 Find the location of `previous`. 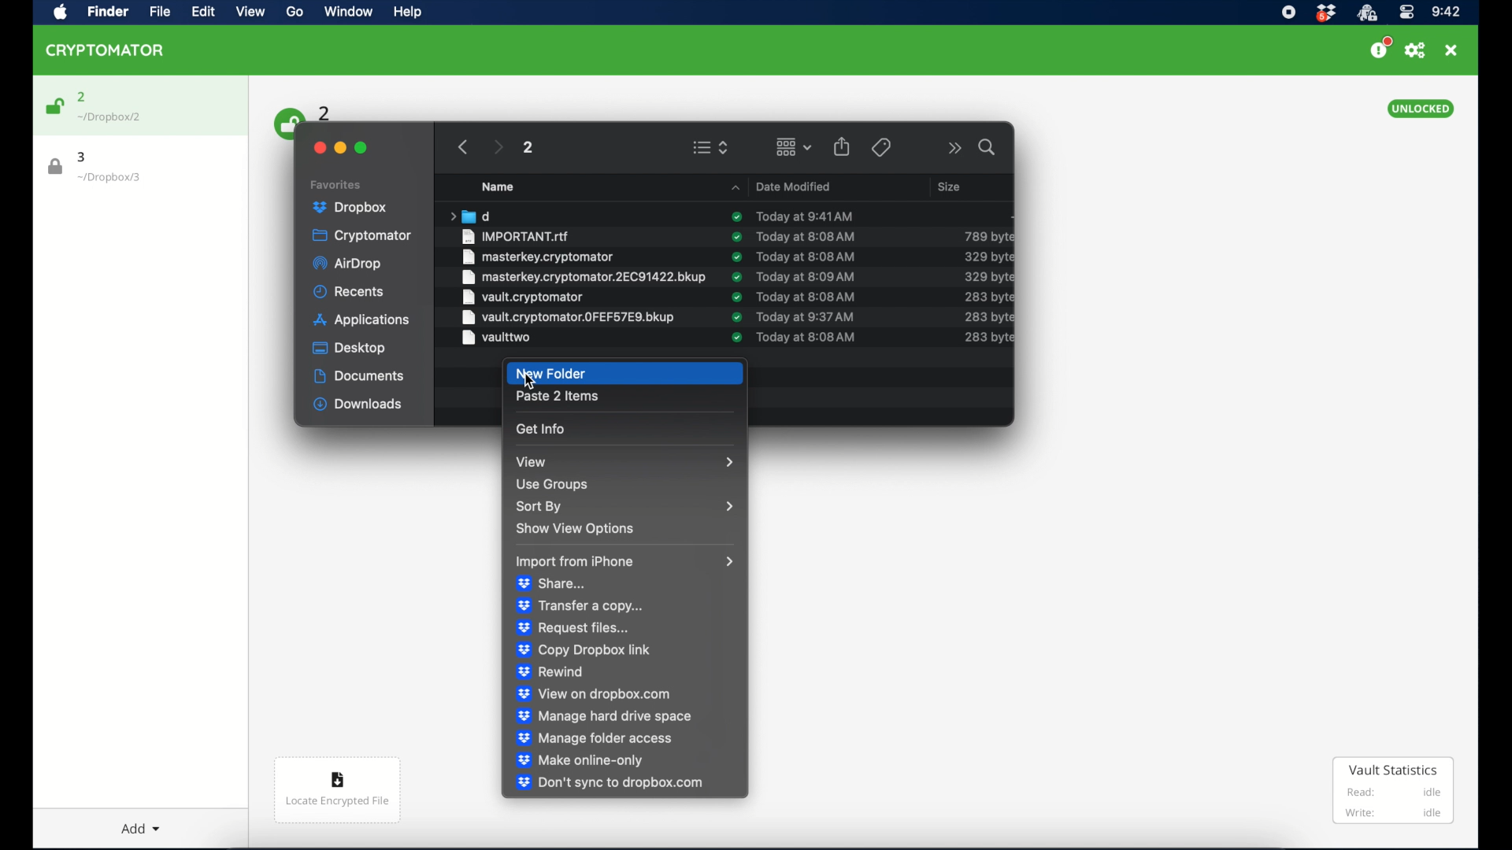

previous is located at coordinates (463, 147).